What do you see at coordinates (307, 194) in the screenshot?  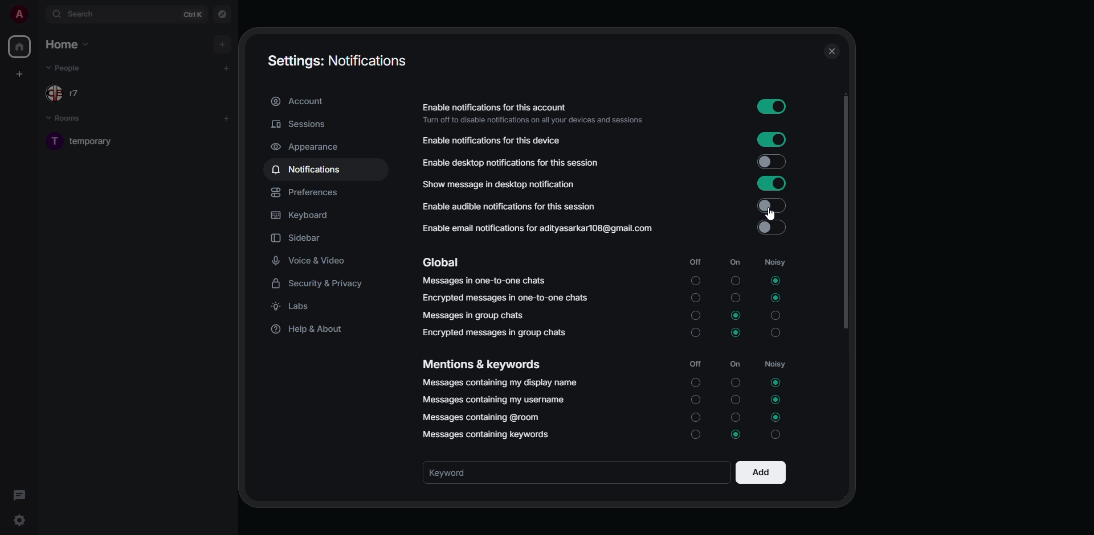 I see `preferences` at bounding box center [307, 194].